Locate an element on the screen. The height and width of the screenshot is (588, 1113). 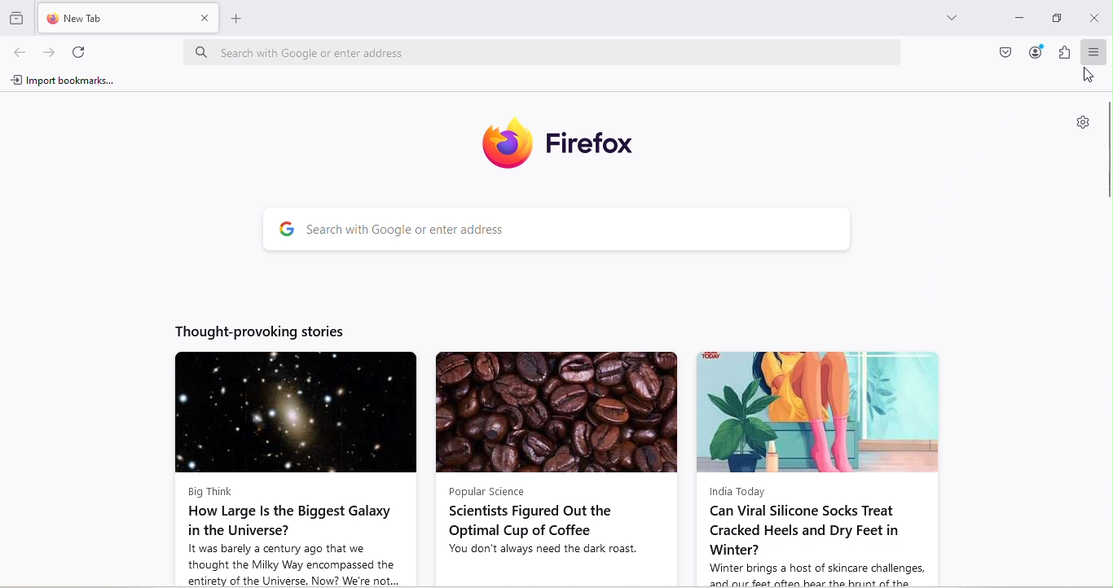
Firefox is located at coordinates (561, 140).